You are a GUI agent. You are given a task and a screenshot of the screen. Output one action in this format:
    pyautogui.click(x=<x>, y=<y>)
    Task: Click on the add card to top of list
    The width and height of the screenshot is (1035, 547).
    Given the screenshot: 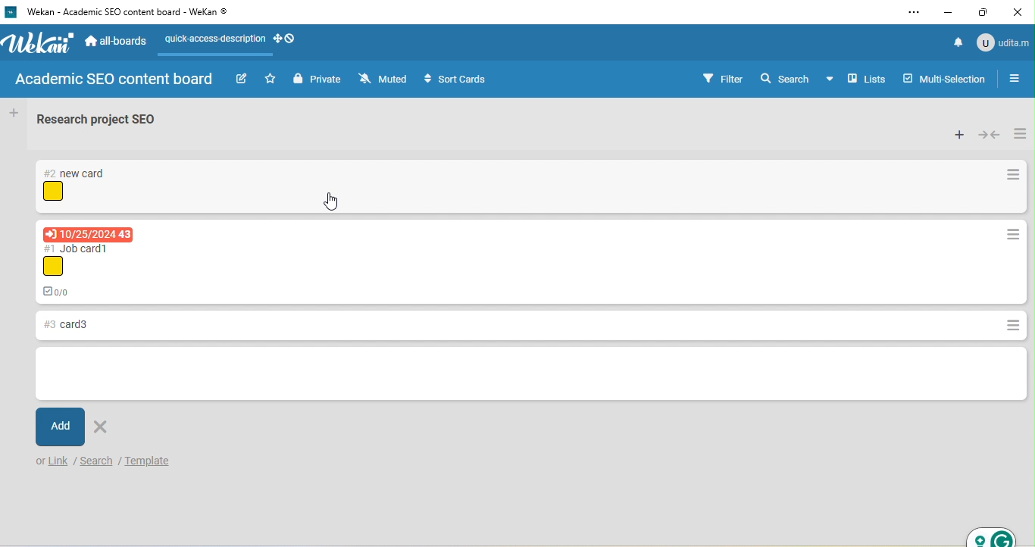 What is the action you would take?
    pyautogui.click(x=958, y=135)
    